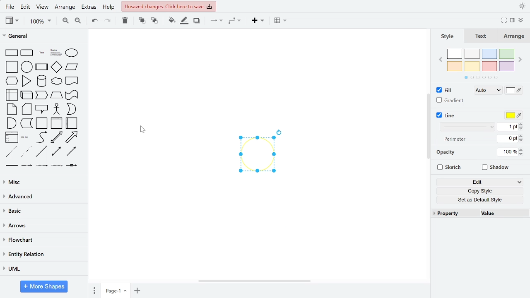  What do you see at coordinates (26, 151) in the screenshot?
I see `dotted line` at bounding box center [26, 151].